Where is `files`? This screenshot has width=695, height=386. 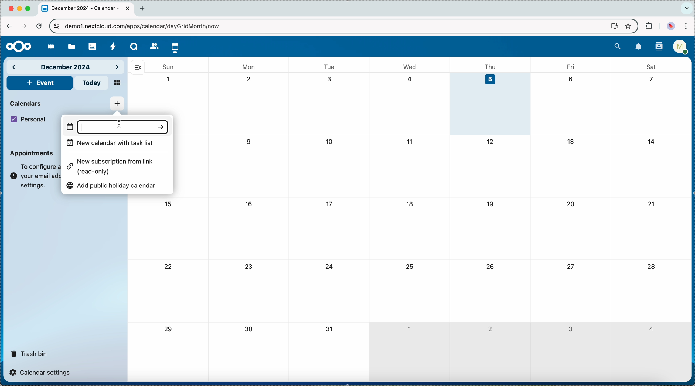 files is located at coordinates (71, 46).